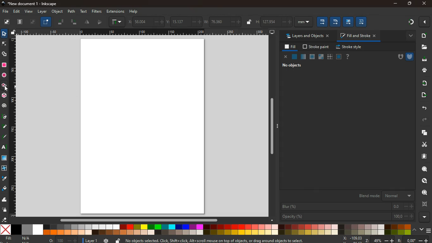 The image size is (432, 243). What do you see at coordinates (347, 217) in the screenshot?
I see `opacity` at bounding box center [347, 217].